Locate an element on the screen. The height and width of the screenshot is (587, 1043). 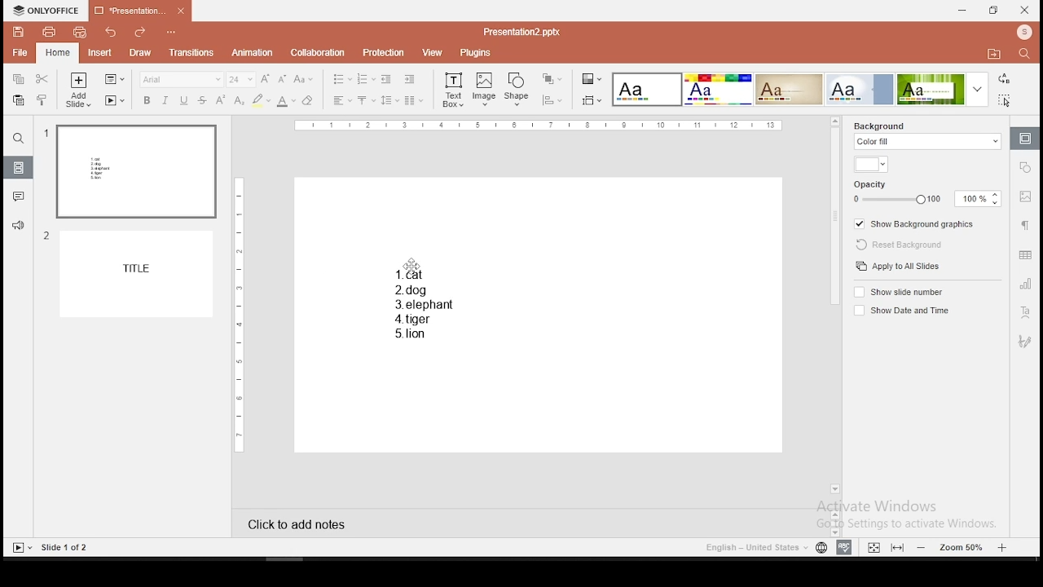
text art tool is located at coordinates (1027, 315).